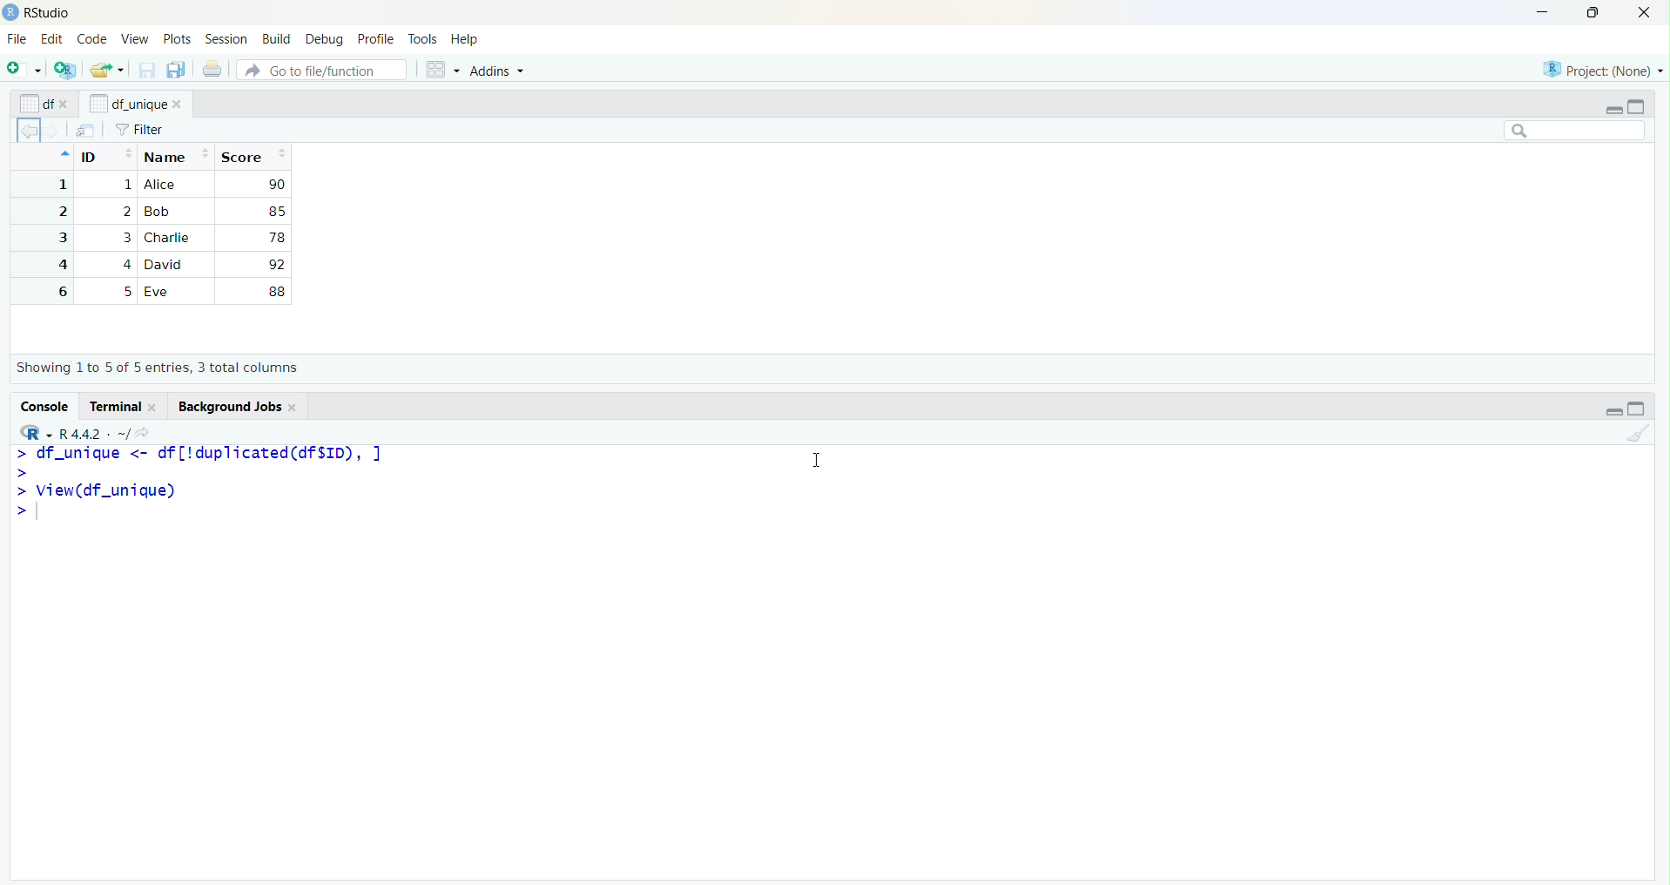 This screenshot has width=1670, height=885. Describe the element at coordinates (1637, 106) in the screenshot. I see `maximize` at that location.